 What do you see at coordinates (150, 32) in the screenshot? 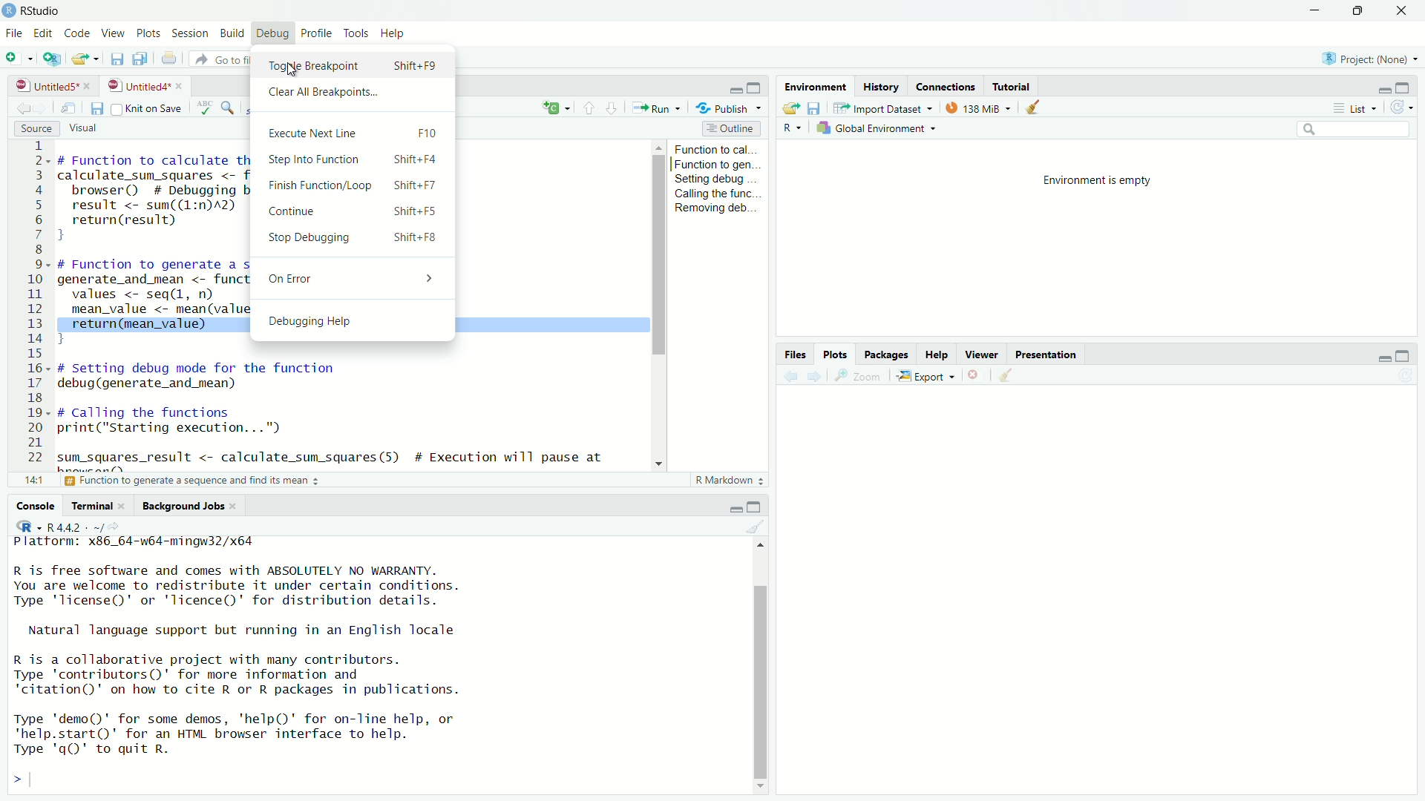
I see `plots` at bounding box center [150, 32].